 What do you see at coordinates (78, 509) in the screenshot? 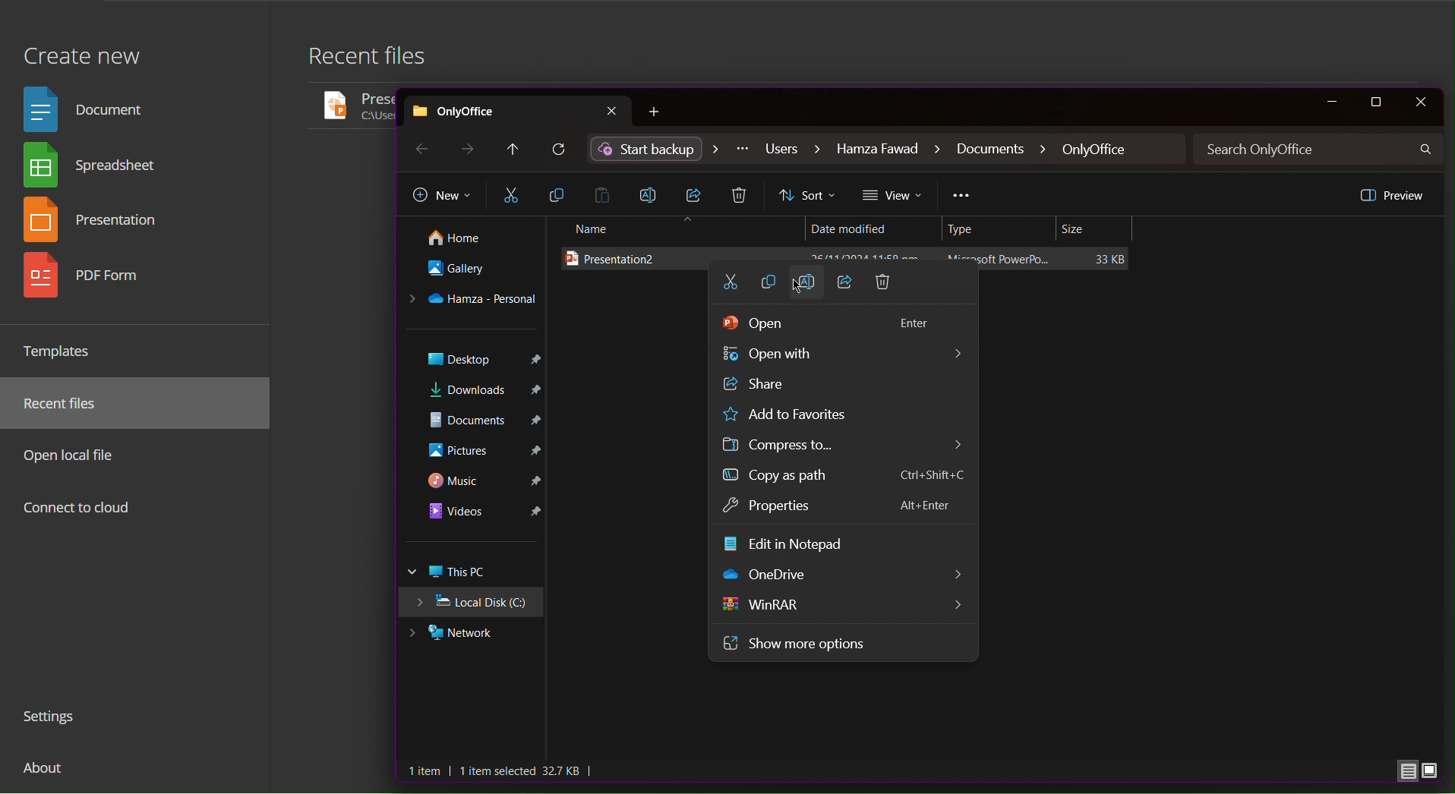
I see `Connect to Cloud` at bounding box center [78, 509].